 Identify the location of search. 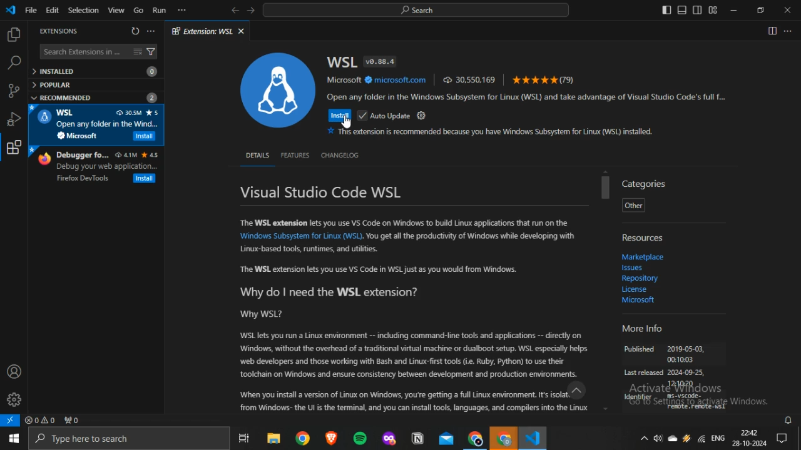
(14, 63).